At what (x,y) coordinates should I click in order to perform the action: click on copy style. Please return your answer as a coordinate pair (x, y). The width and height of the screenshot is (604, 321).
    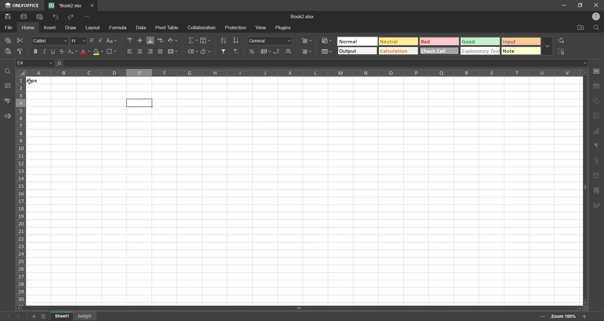
    Looking at the image, I should click on (21, 52).